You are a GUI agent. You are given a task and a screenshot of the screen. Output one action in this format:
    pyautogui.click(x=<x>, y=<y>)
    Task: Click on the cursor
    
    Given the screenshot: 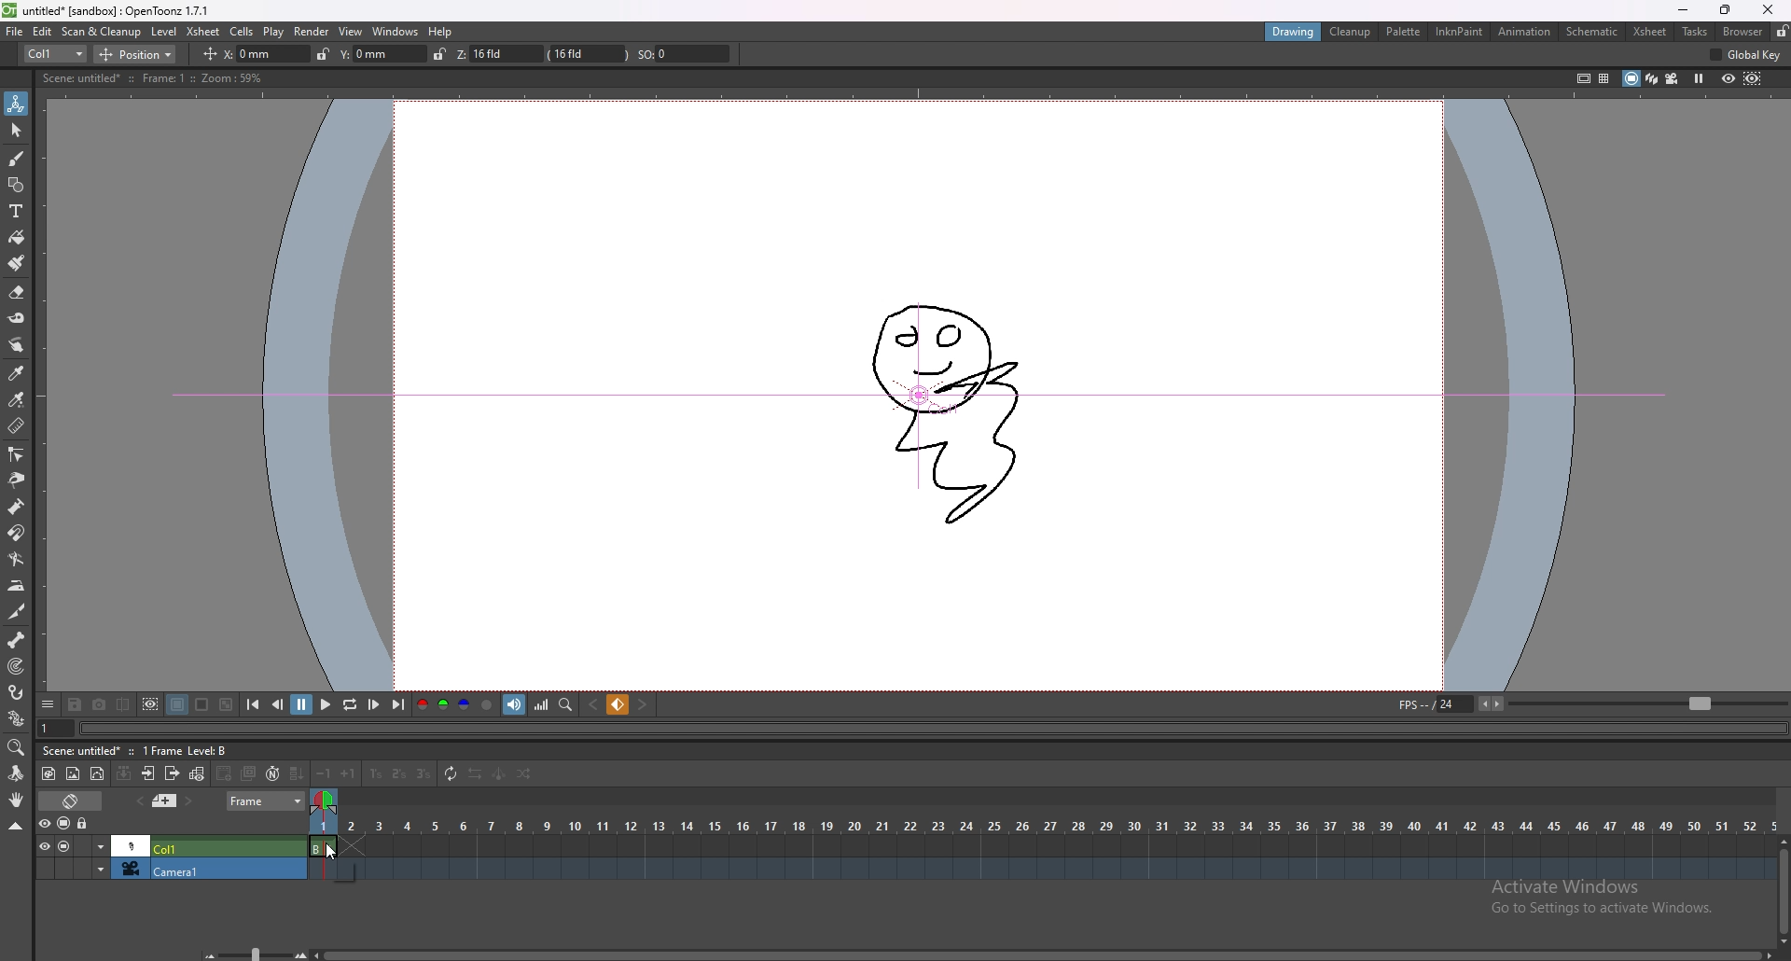 What is the action you would take?
    pyautogui.click(x=331, y=850)
    